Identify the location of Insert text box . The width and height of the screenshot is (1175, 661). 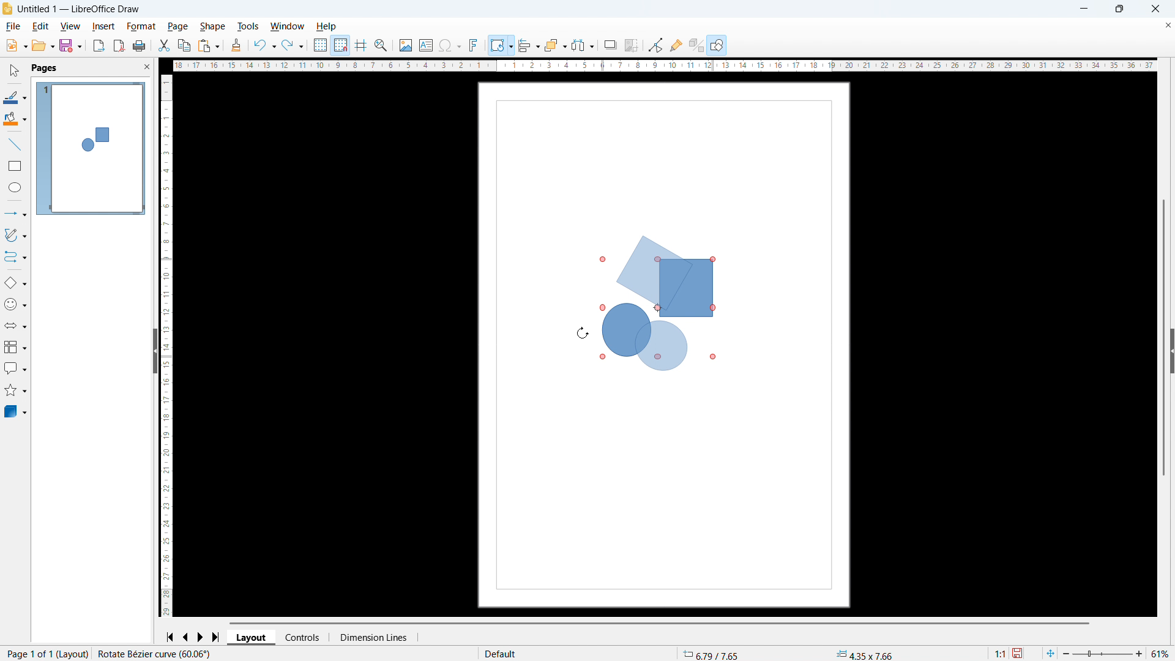
(426, 45).